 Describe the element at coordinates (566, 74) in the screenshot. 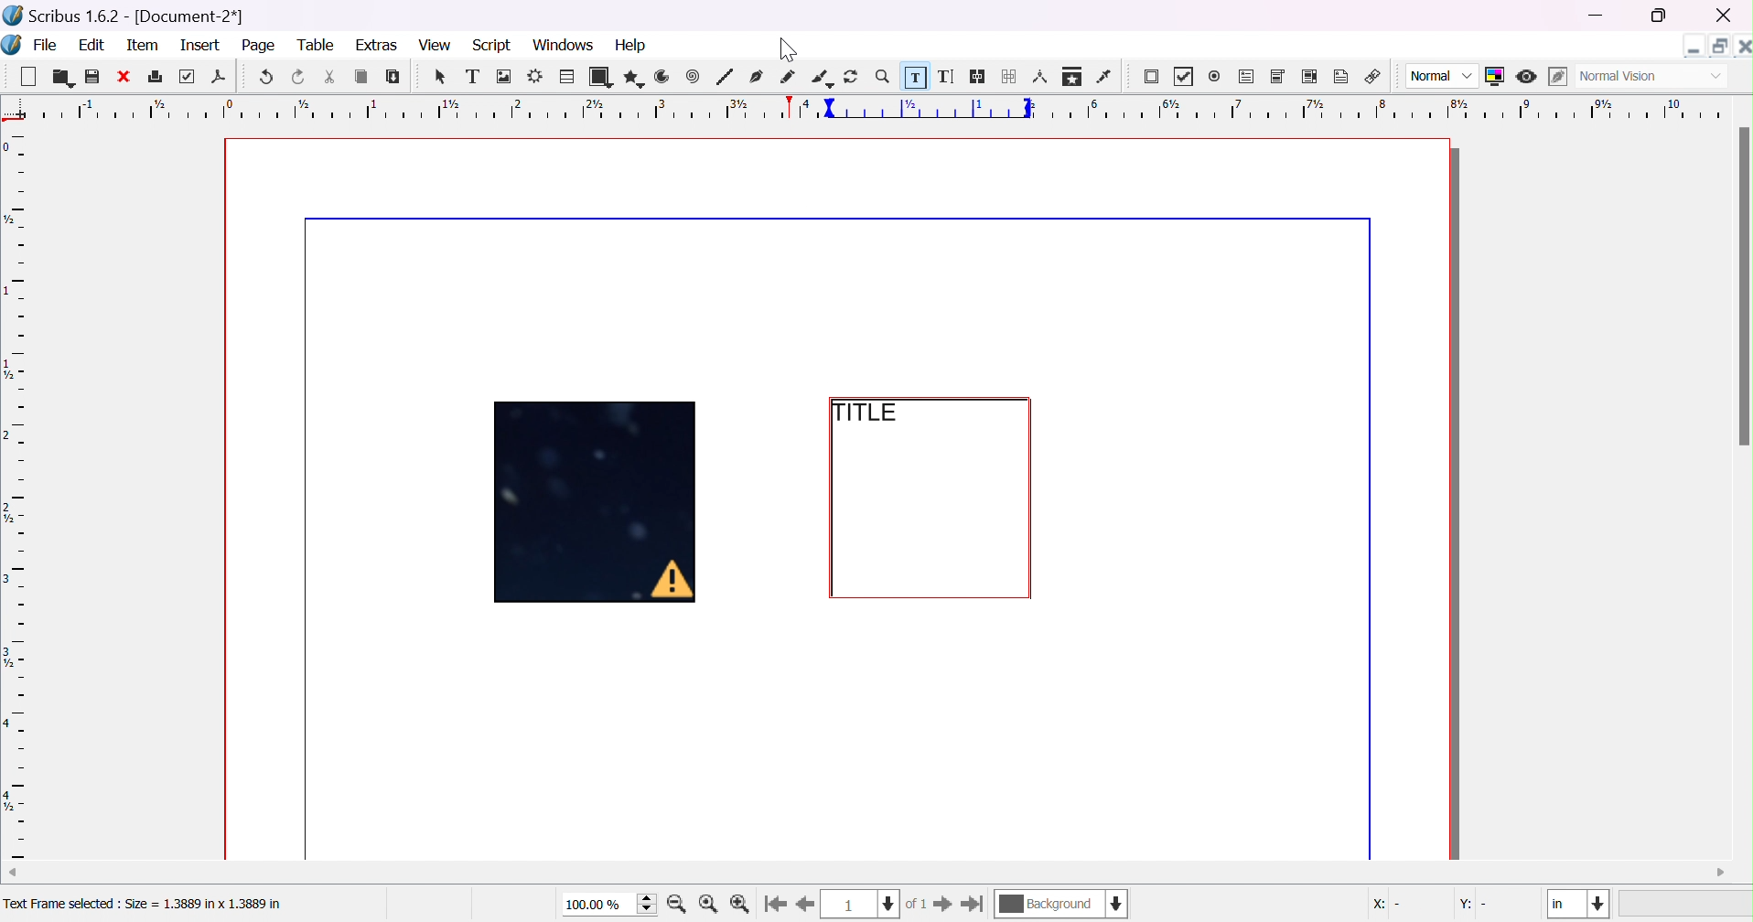

I see `table` at that location.